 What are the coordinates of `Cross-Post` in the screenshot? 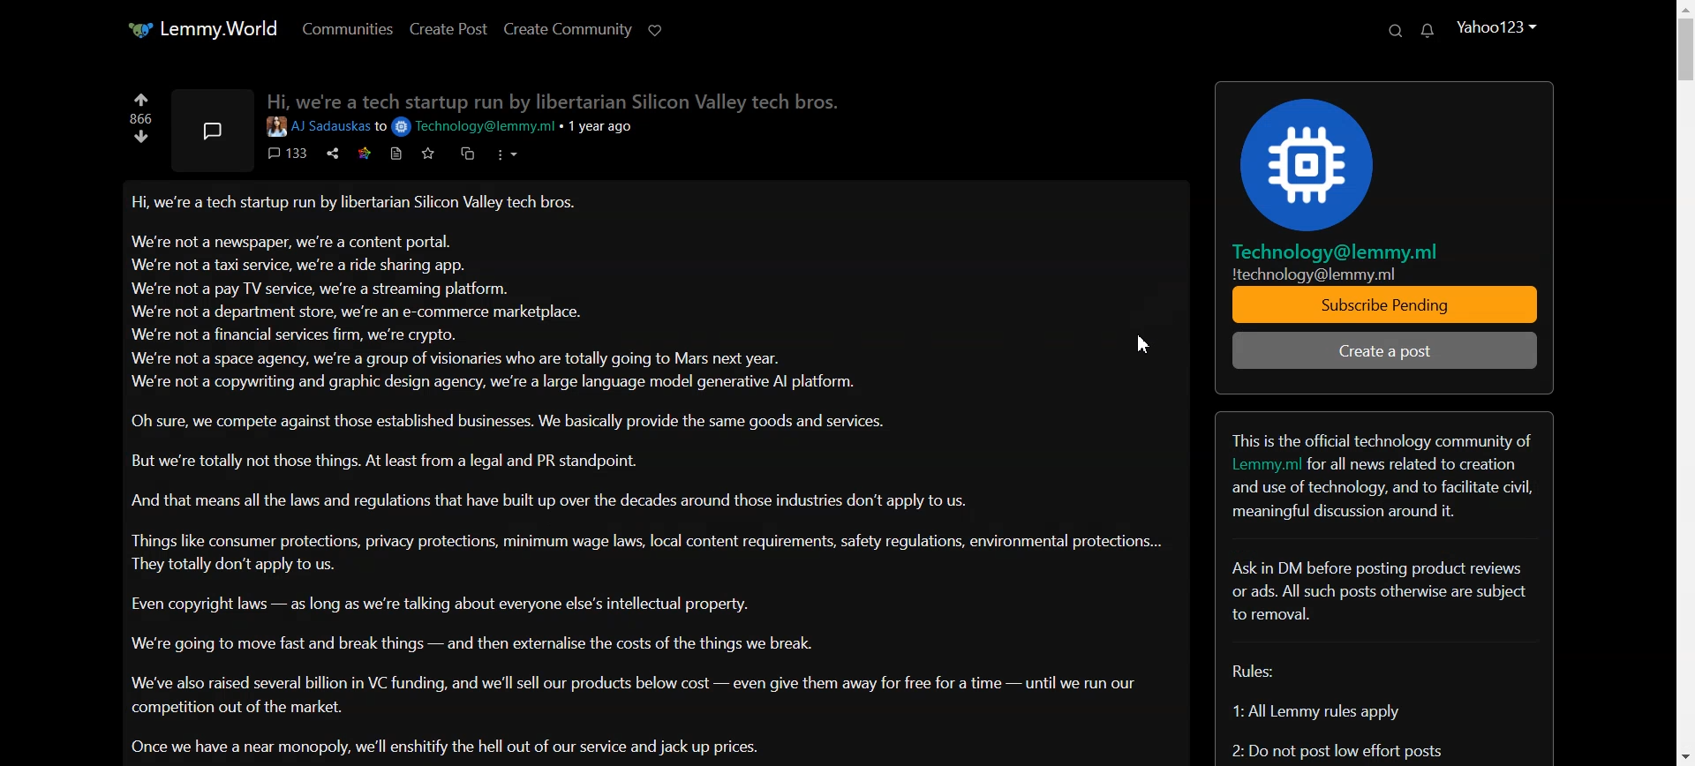 It's located at (467, 153).